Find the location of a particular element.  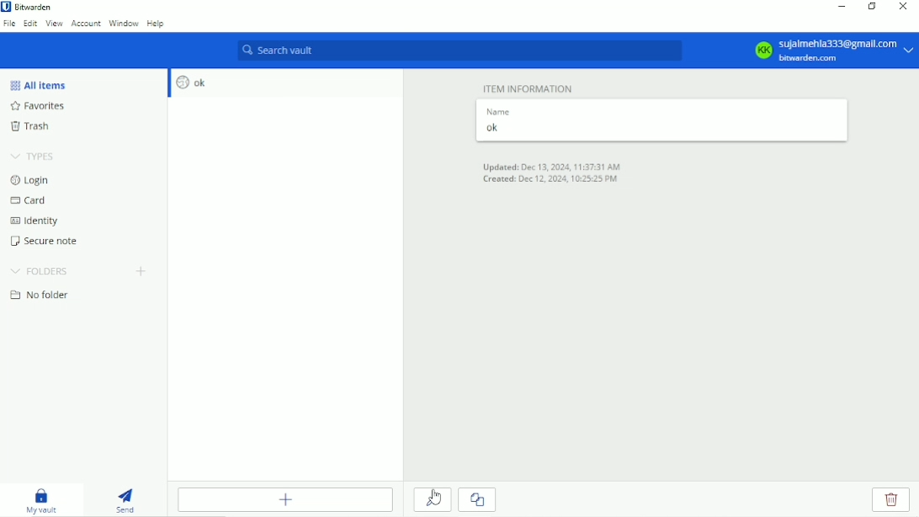

Name is located at coordinates (497, 111).